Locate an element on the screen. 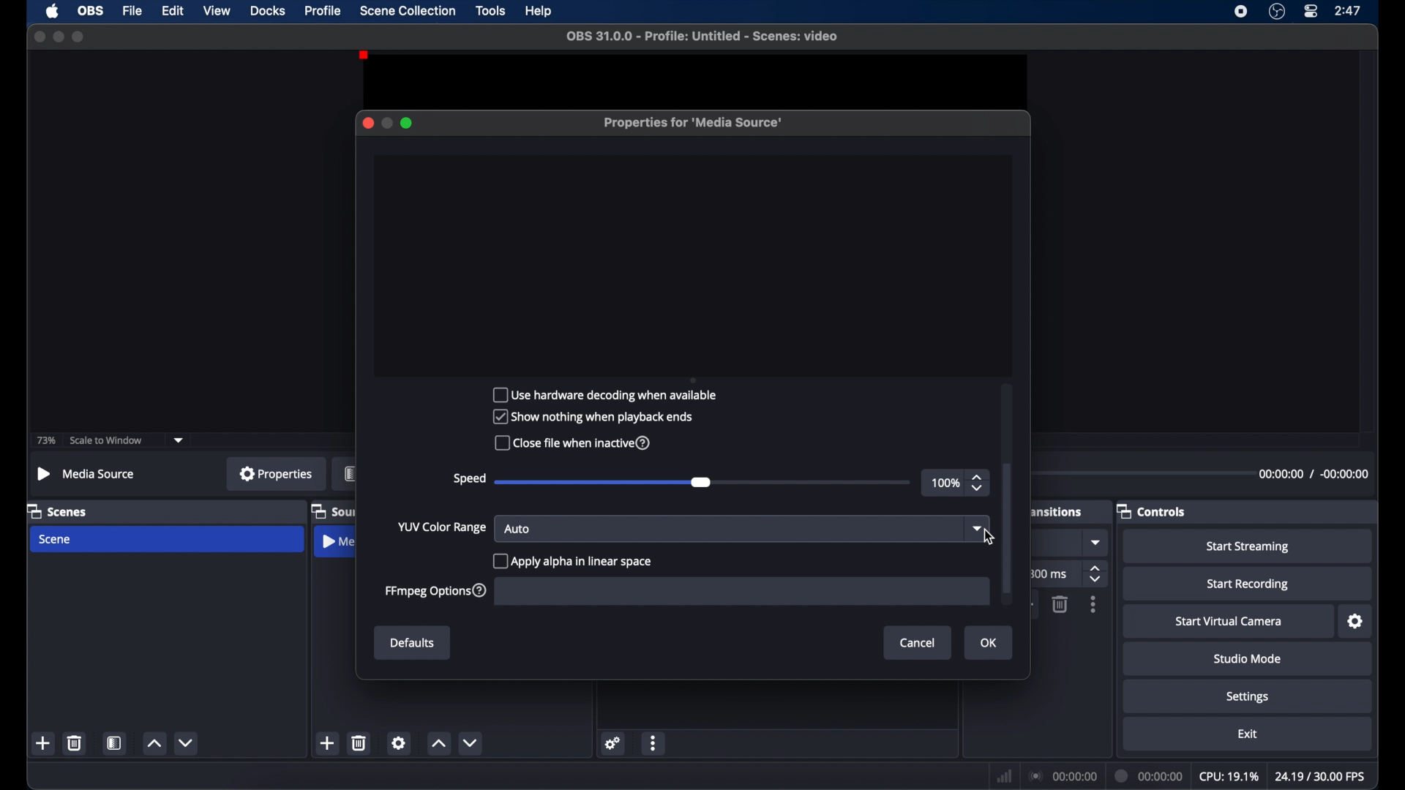 The height and width of the screenshot is (790, 1405). studio mode is located at coordinates (1248, 660).